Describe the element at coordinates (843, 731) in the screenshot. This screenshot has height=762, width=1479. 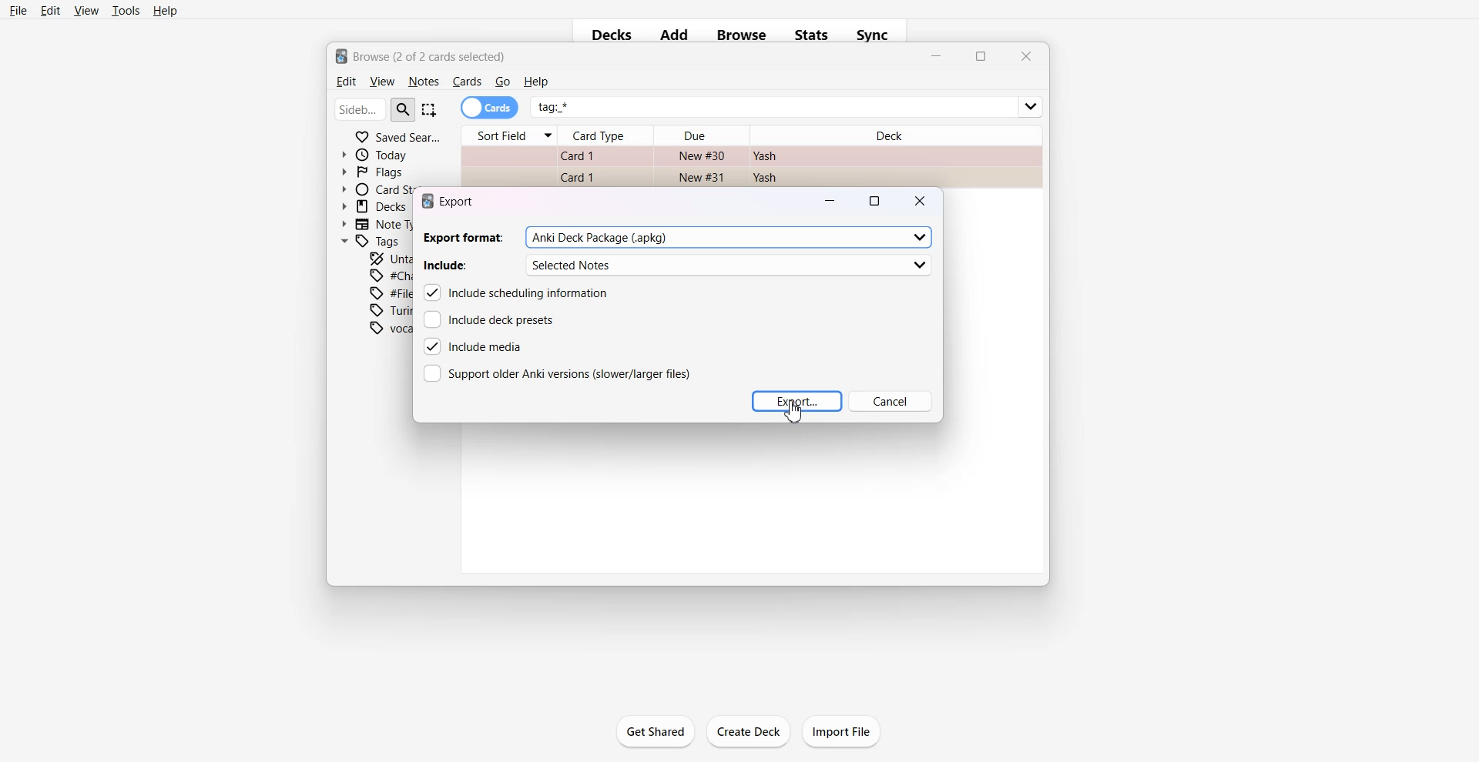
I see `Import File` at that location.